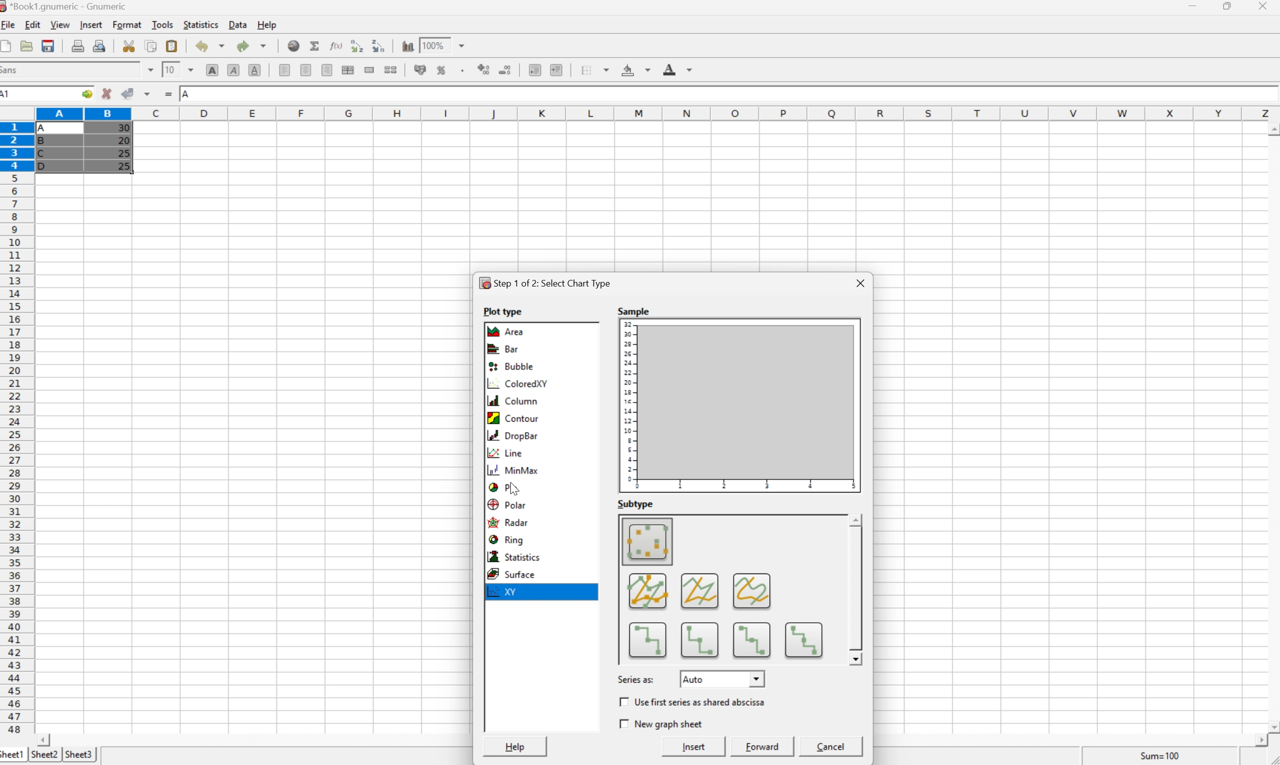 This screenshot has width=1280, height=765. Describe the element at coordinates (13, 756) in the screenshot. I see `Sheet1` at that location.